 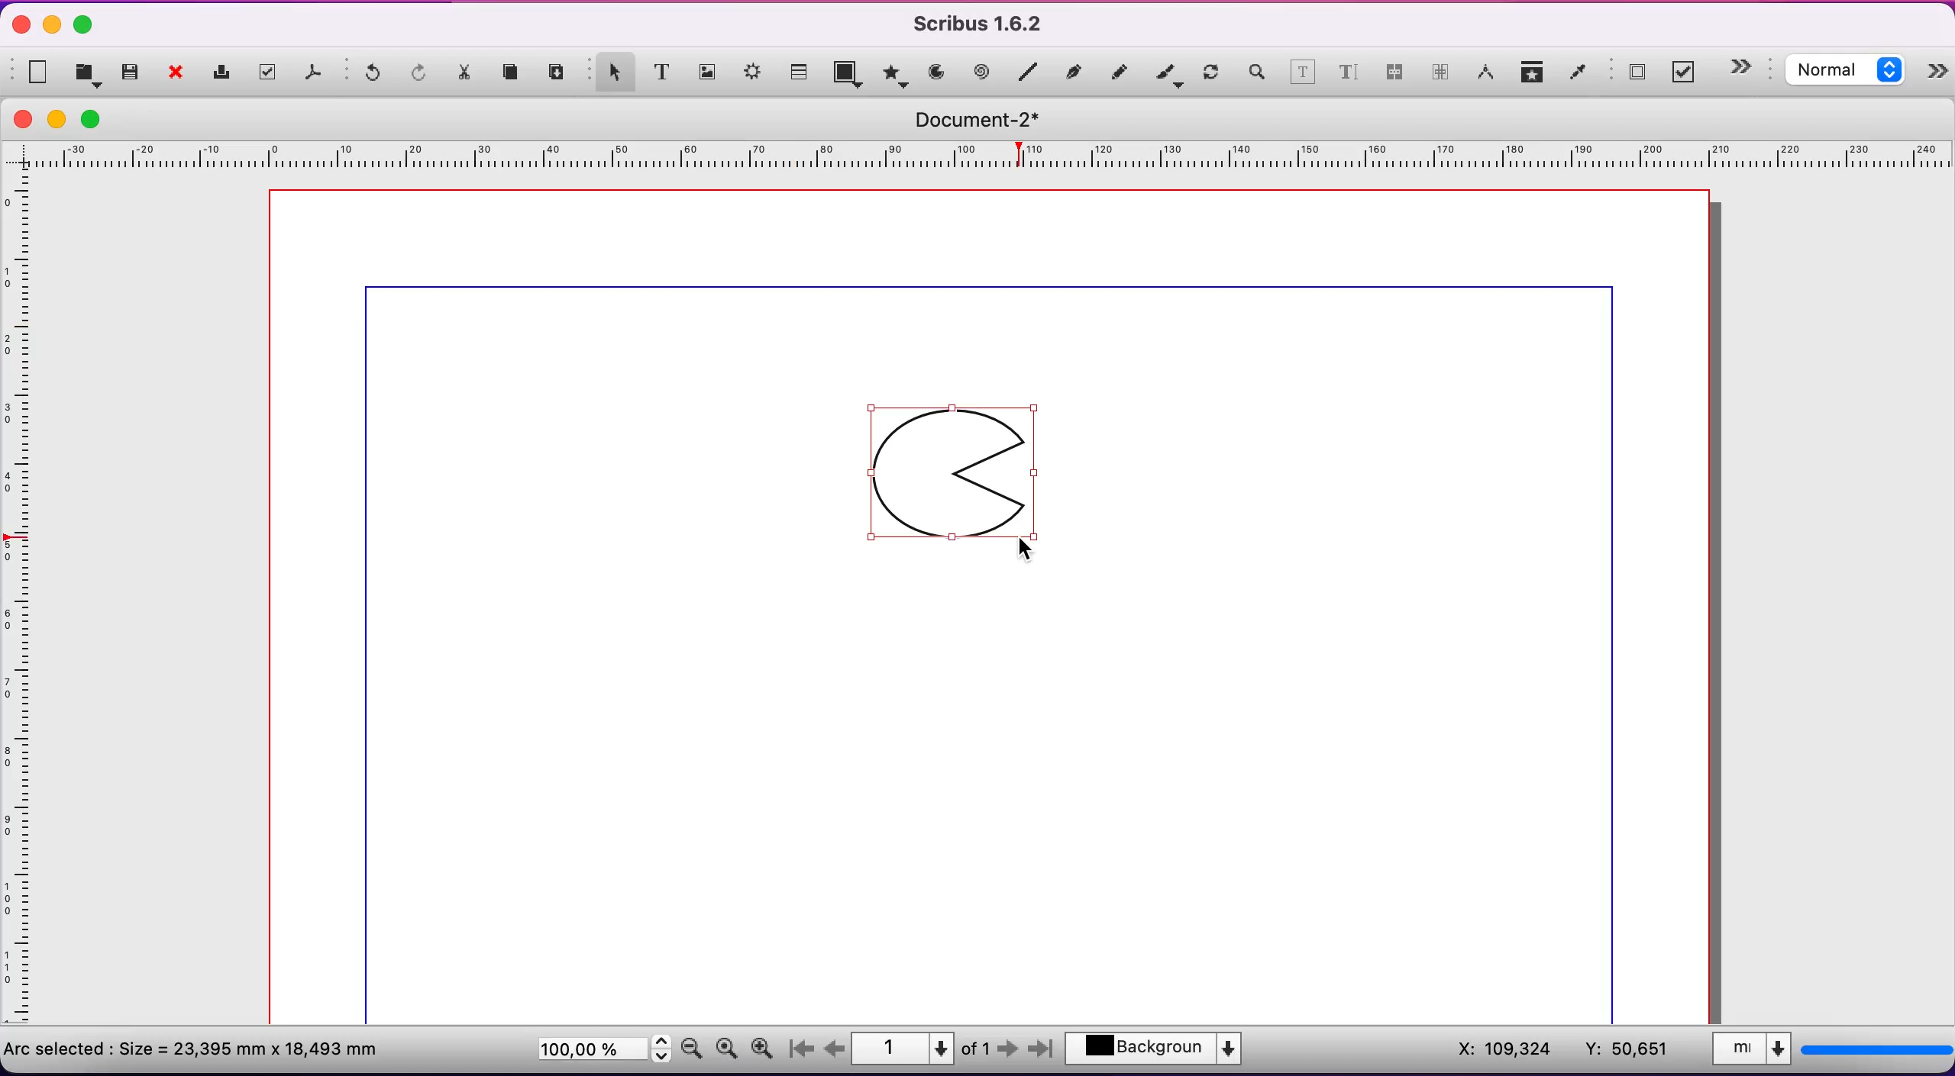 I want to click on rotate an item, so click(x=1211, y=75).